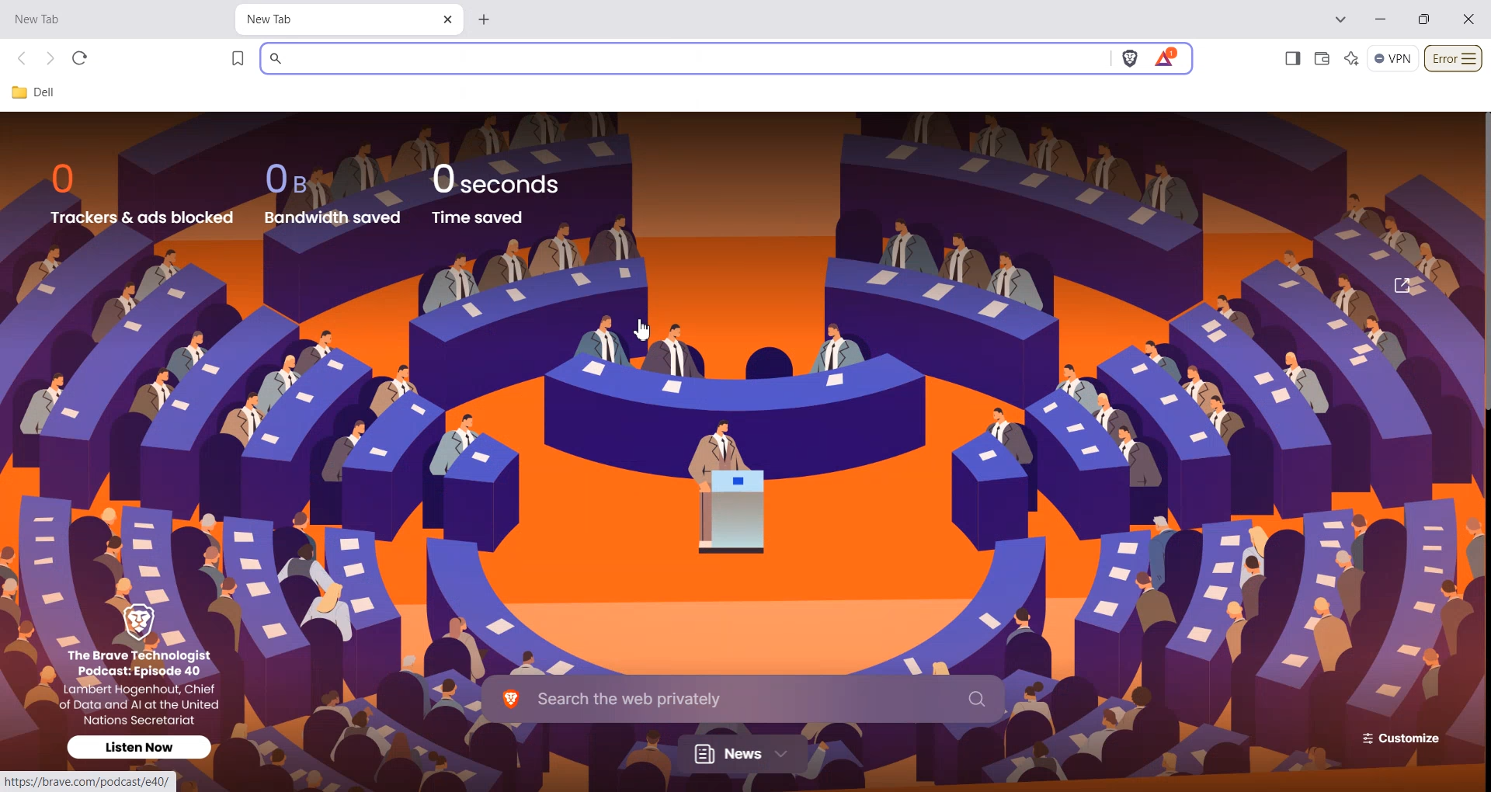  What do you see at coordinates (1342, 19) in the screenshot?
I see `Search tabs` at bounding box center [1342, 19].